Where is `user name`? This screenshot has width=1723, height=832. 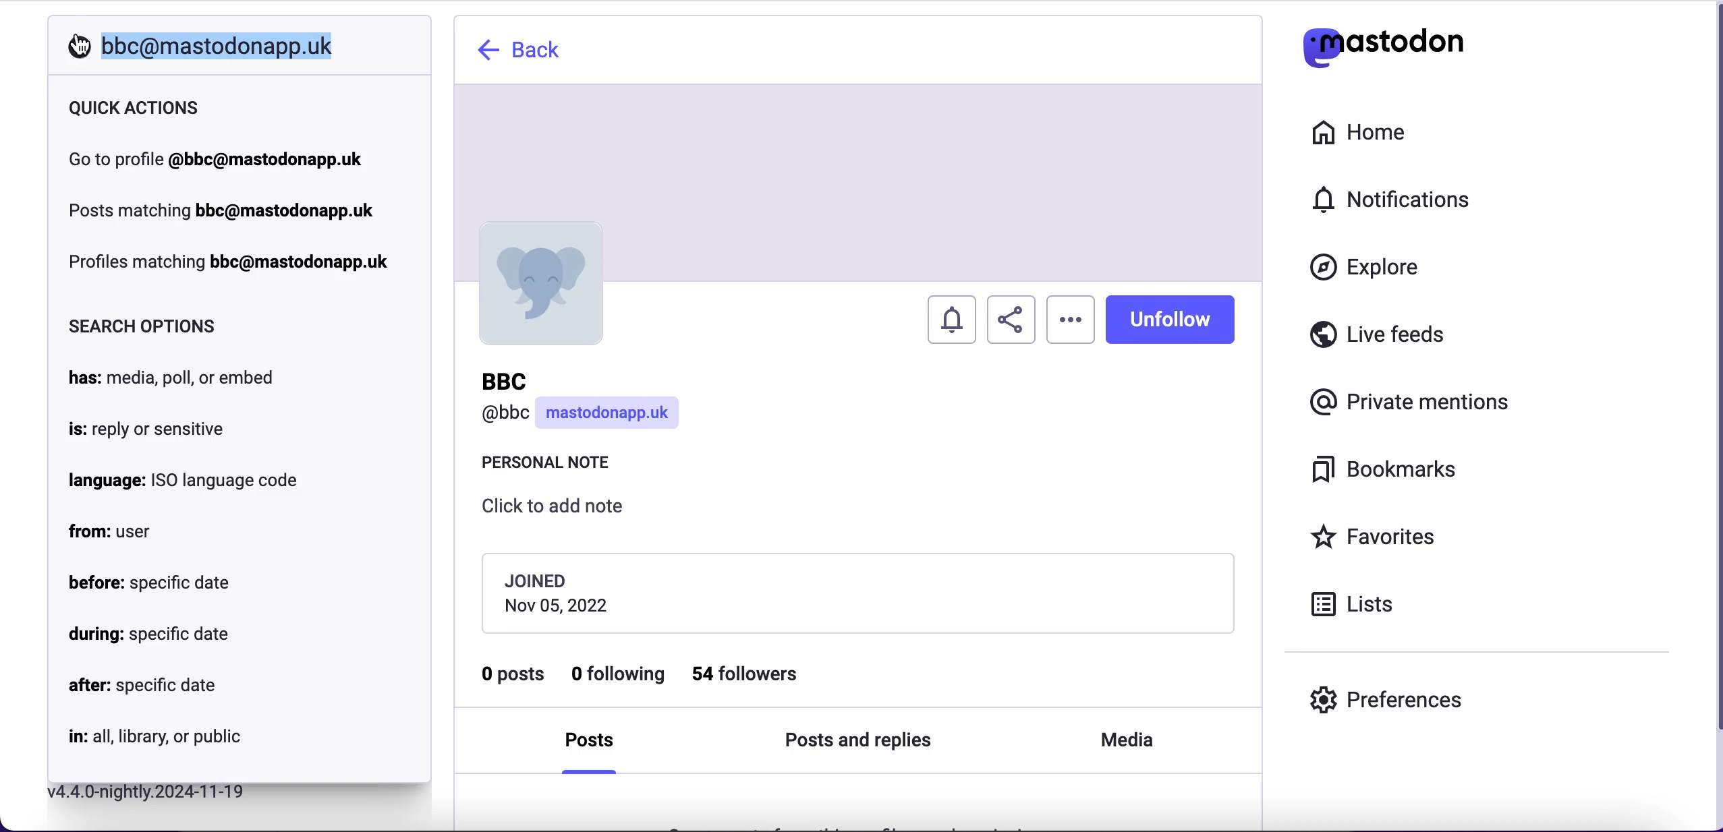
user name is located at coordinates (584, 403).